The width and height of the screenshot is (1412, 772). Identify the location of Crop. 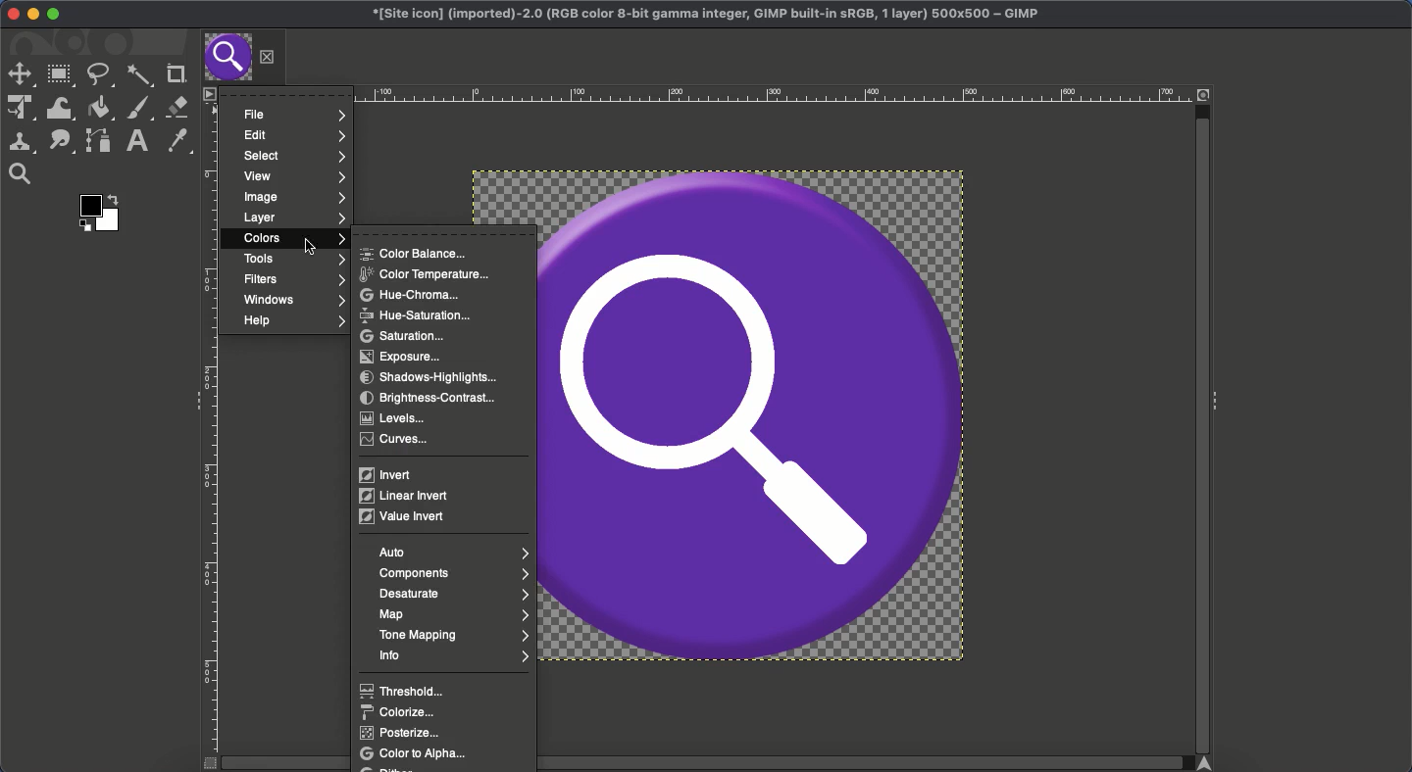
(176, 72).